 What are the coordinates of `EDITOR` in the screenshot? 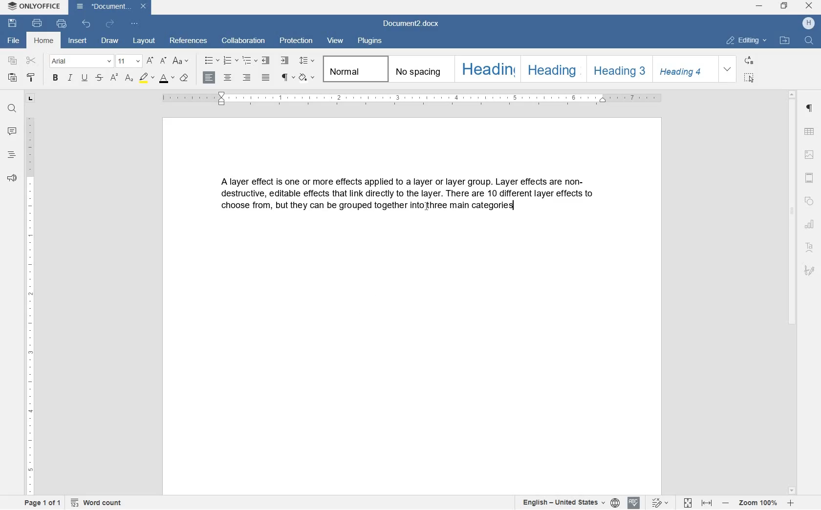 It's located at (514, 206).